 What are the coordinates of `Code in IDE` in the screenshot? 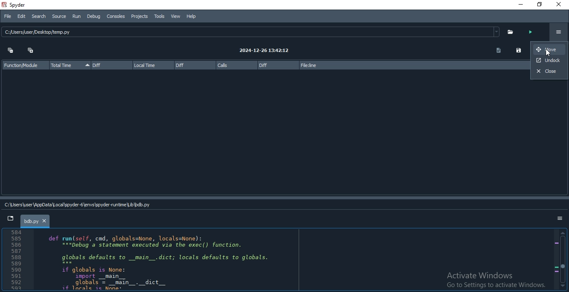 It's located at (279, 260).